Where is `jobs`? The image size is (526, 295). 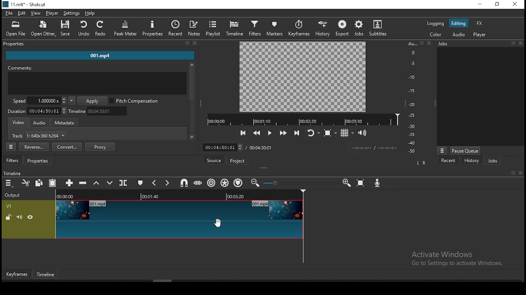 jobs is located at coordinates (358, 28).